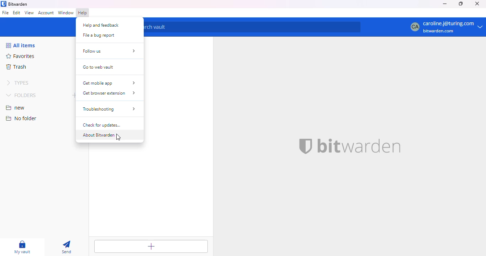 This screenshot has height=256, width=486. Describe the element at coordinates (19, 4) in the screenshot. I see `bitwarden` at that location.